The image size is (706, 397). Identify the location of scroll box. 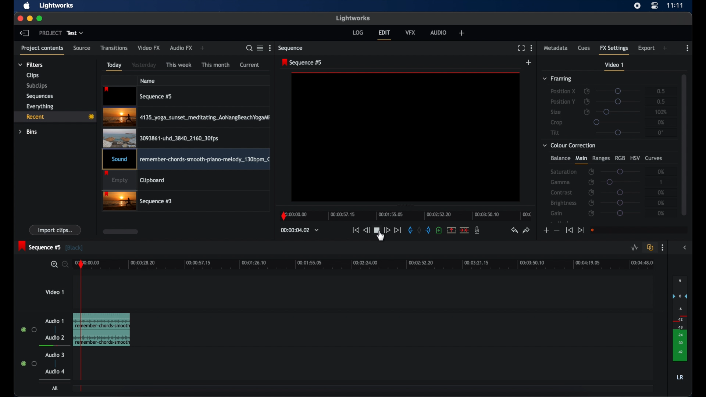
(121, 232).